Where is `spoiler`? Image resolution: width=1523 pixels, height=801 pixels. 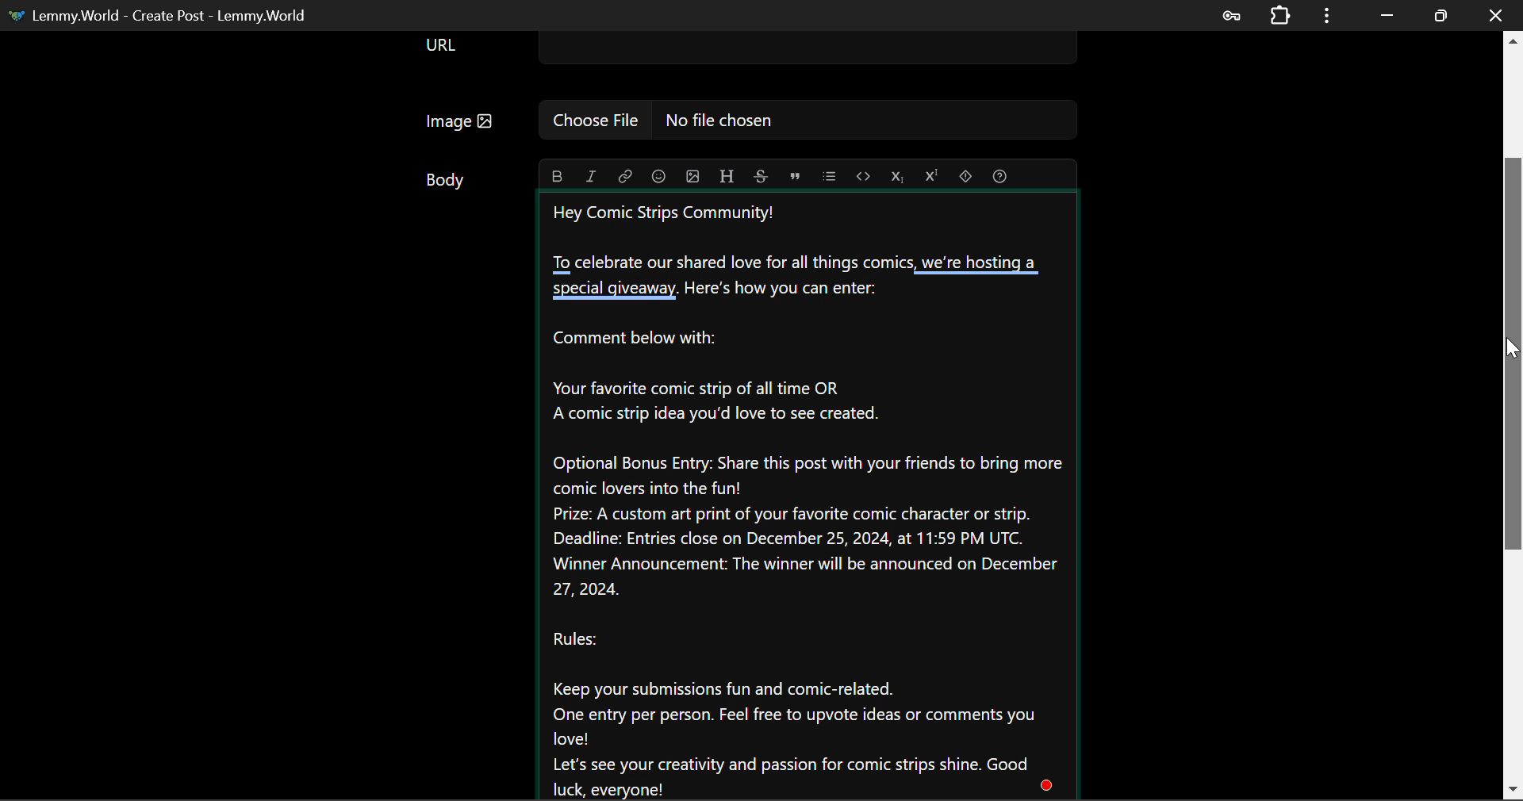 spoiler is located at coordinates (965, 174).